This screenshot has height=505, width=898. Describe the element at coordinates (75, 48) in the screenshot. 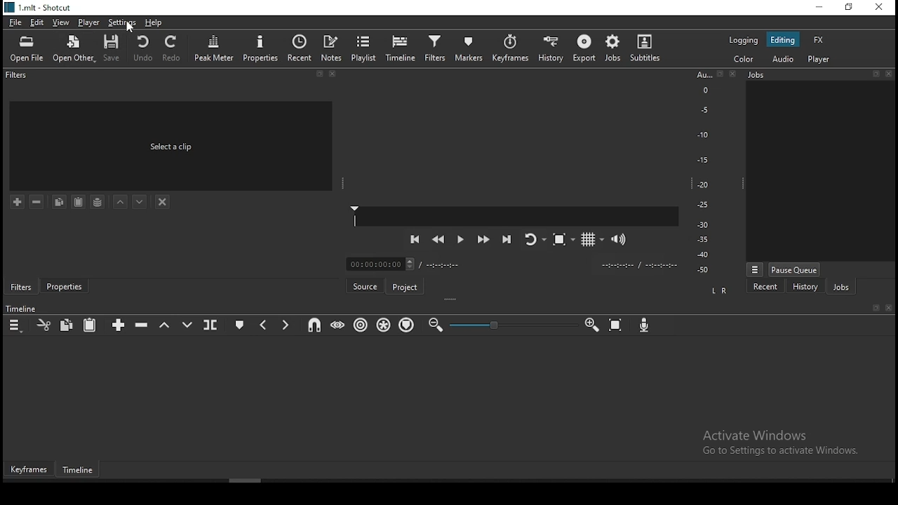

I see `open other` at that location.